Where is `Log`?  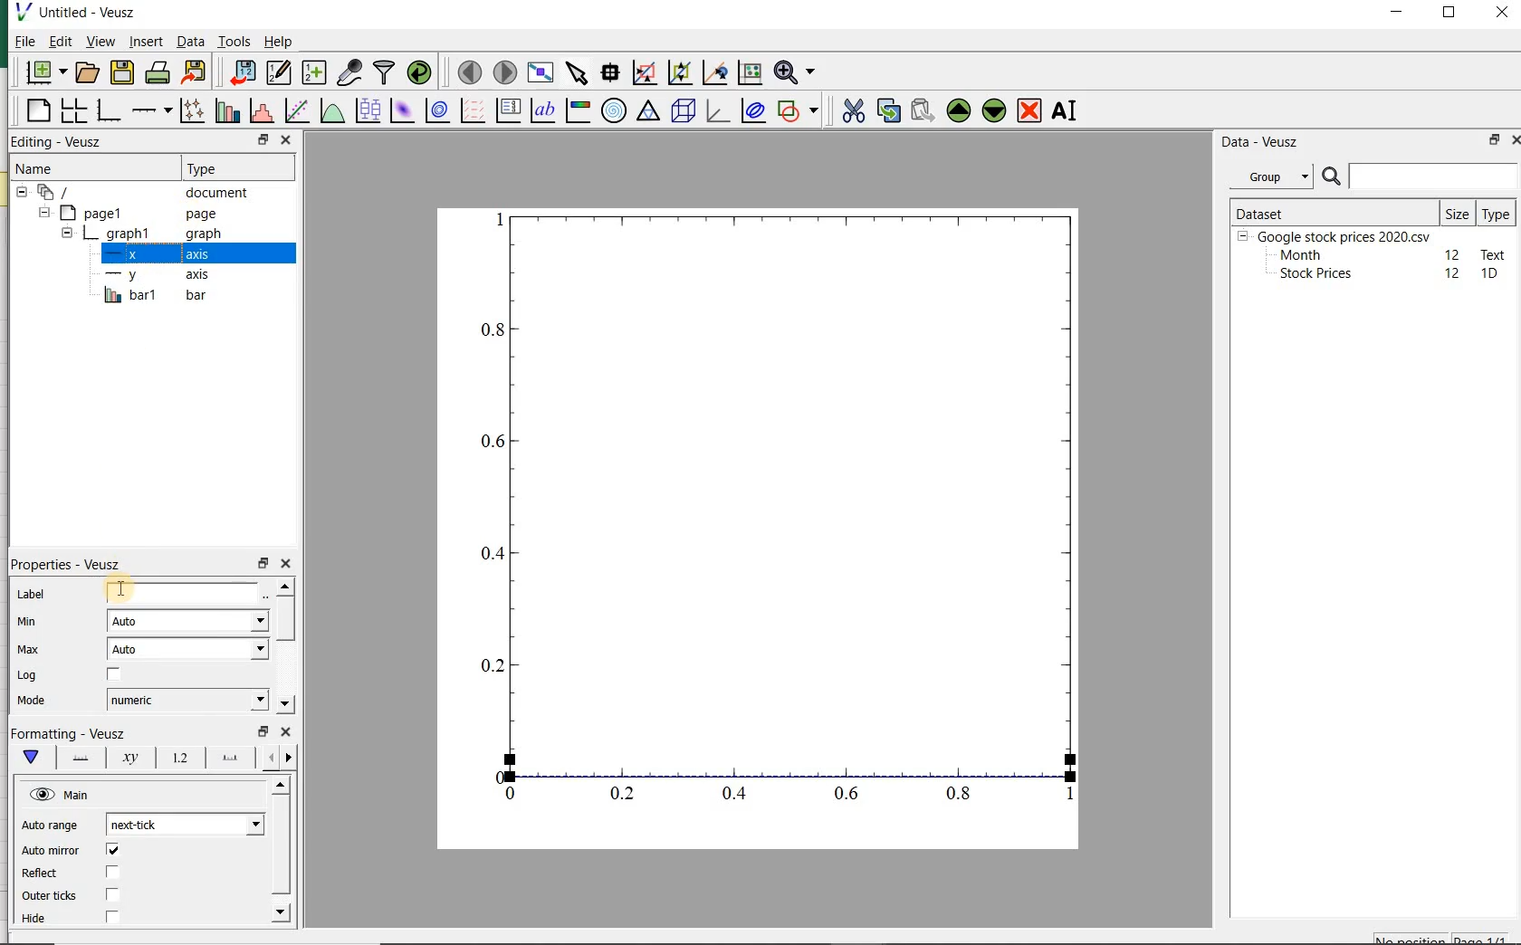 Log is located at coordinates (26, 675).